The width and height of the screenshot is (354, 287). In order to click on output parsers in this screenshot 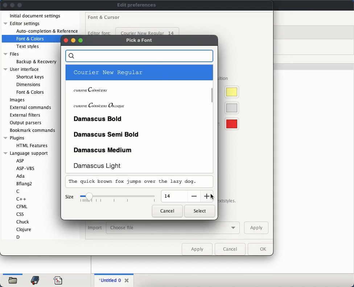, I will do `click(26, 123)`.